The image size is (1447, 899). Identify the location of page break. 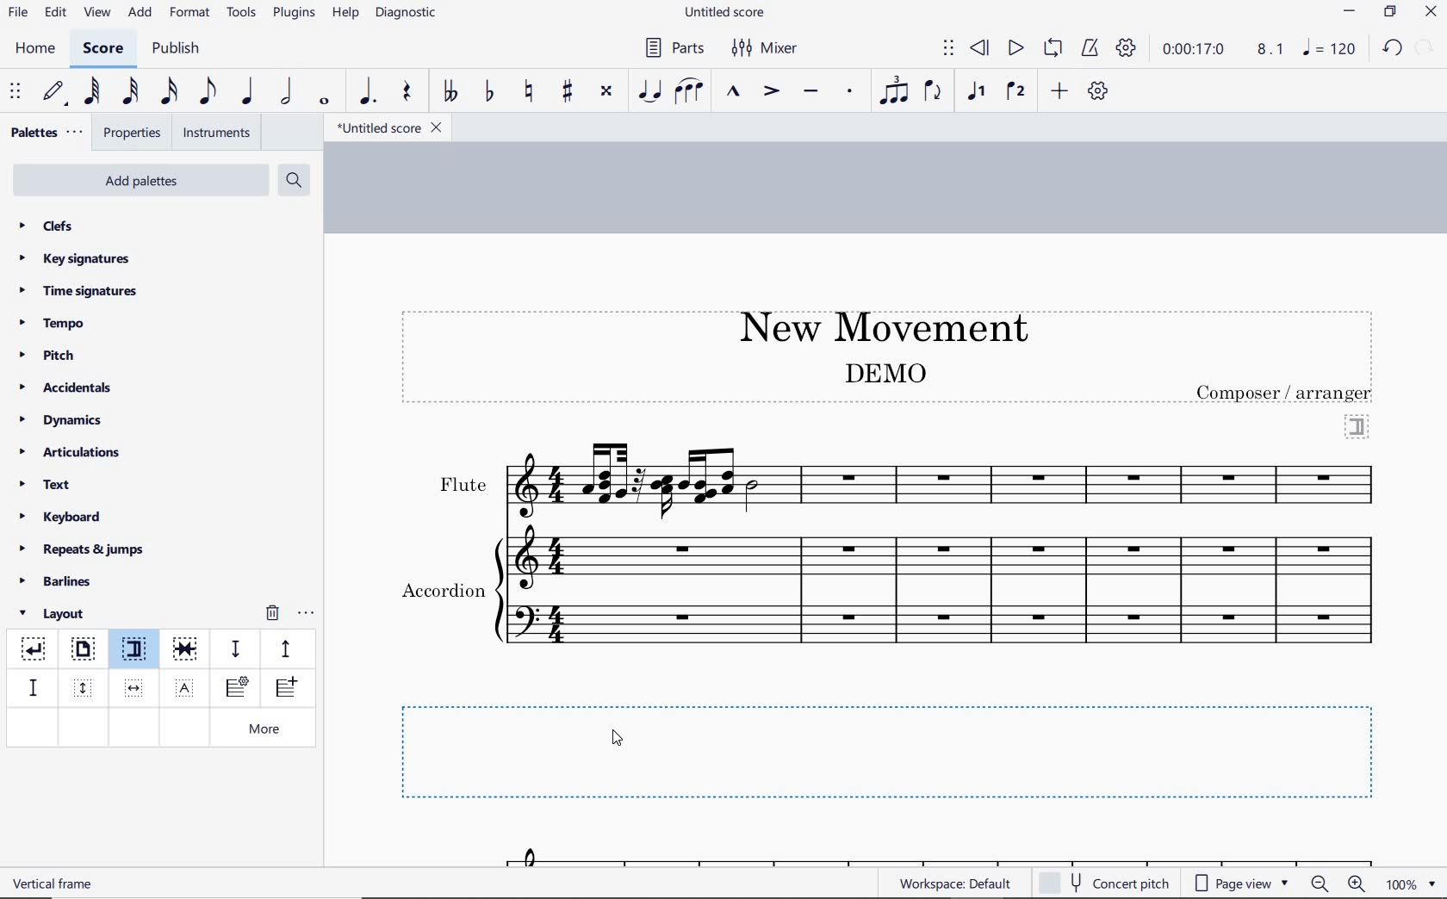
(82, 651).